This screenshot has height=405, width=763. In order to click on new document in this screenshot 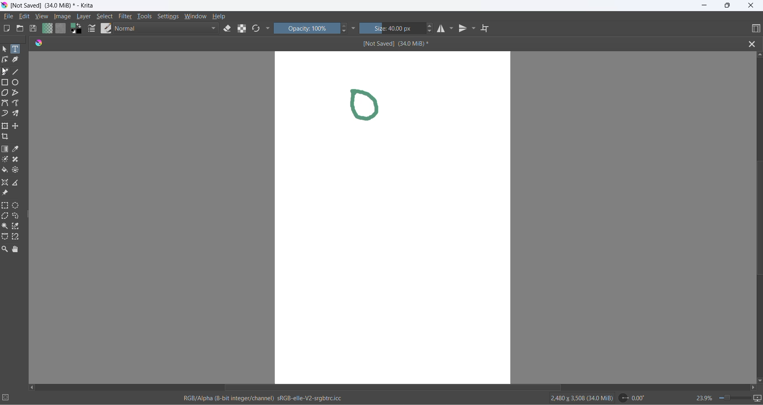, I will do `click(9, 29)`.